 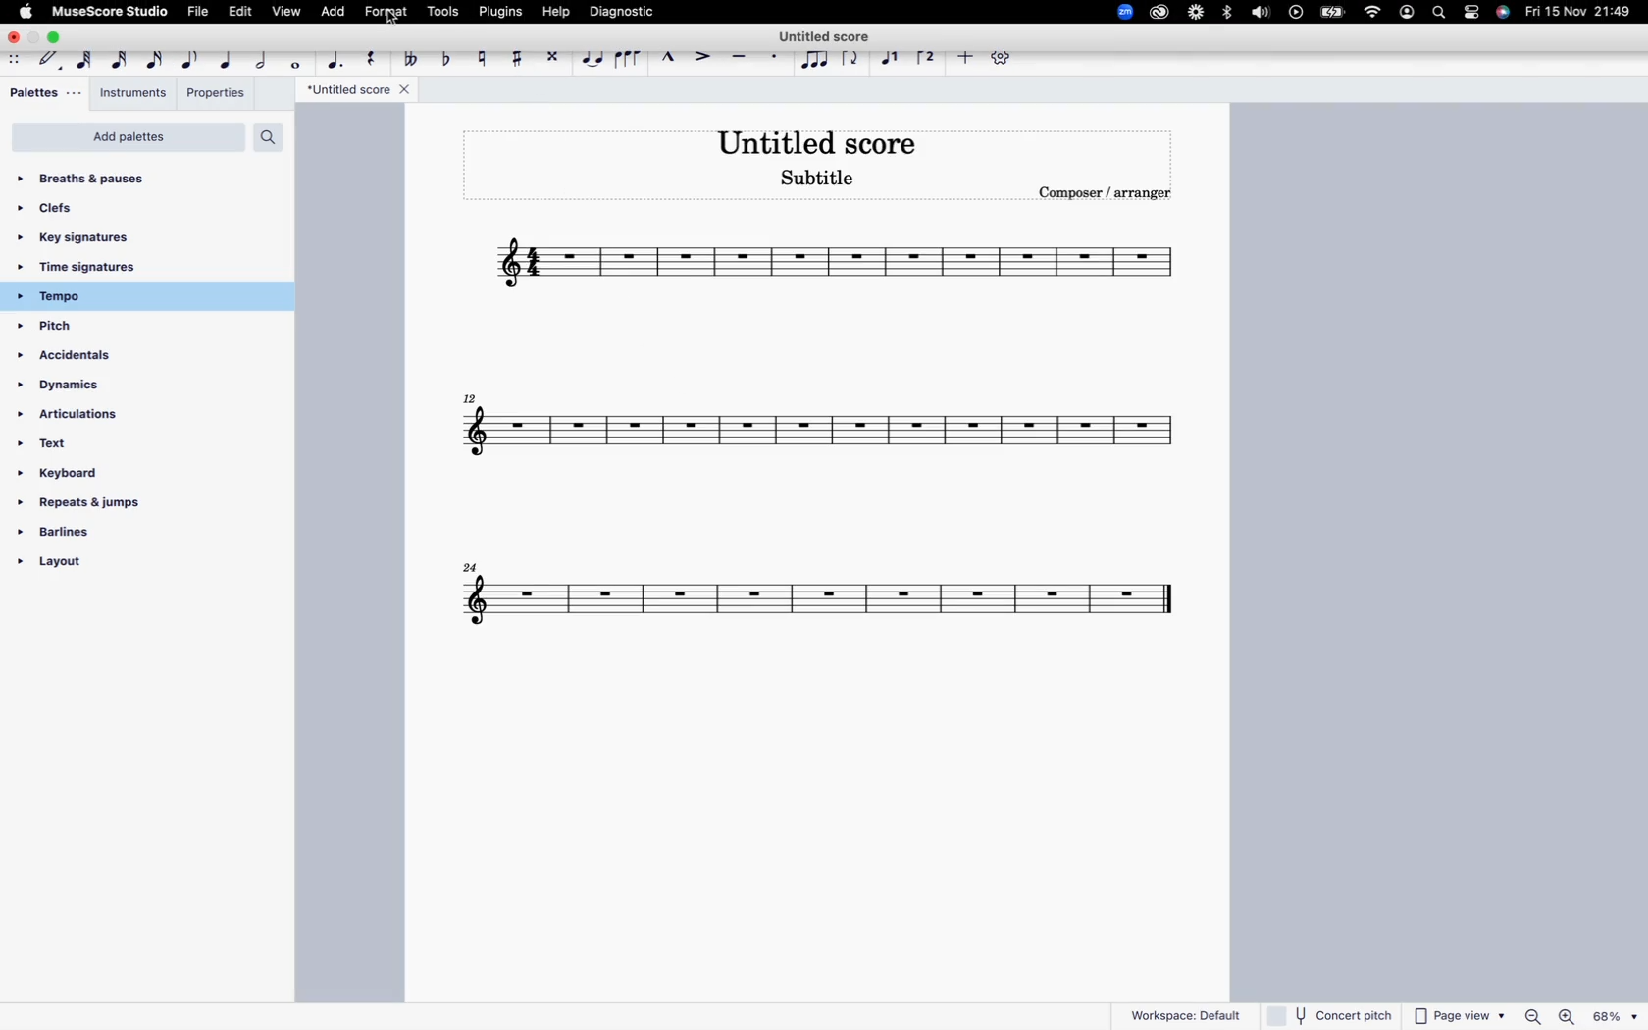 I want to click on tenuto, so click(x=743, y=57).